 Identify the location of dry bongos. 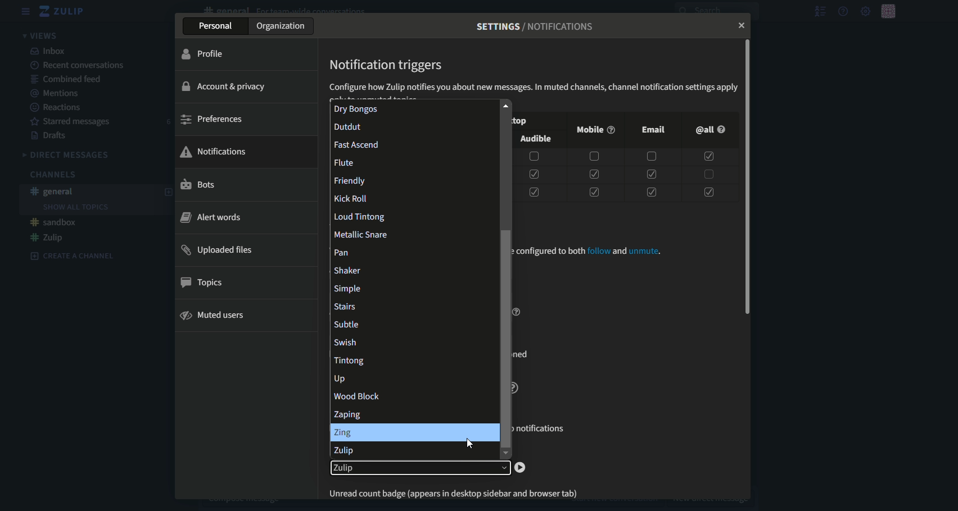
(409, 109).